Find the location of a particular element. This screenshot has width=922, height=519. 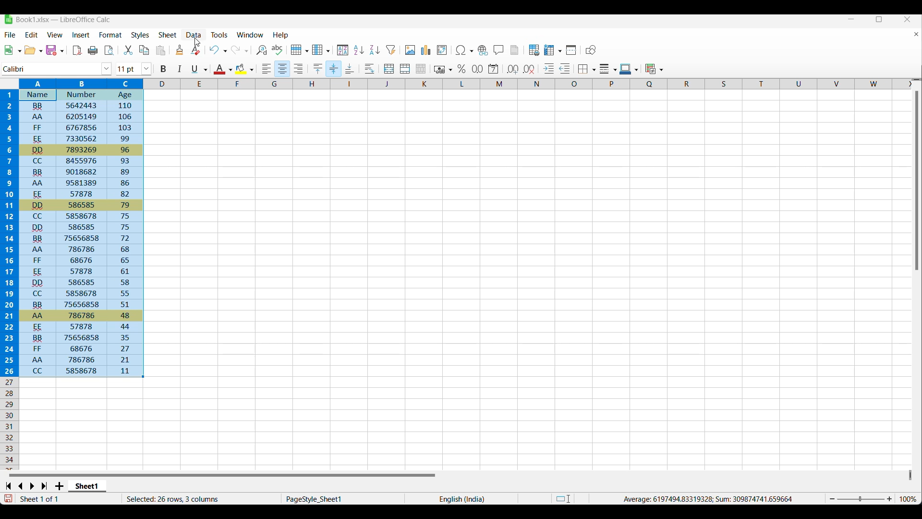

Current highlighted color and other options is located at coordinates (244, 69).